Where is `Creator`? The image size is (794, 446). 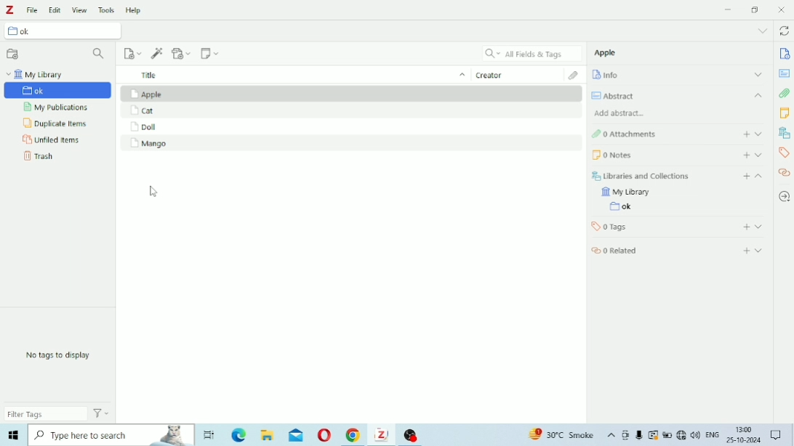
Creator is located at coordinates (520, 73).